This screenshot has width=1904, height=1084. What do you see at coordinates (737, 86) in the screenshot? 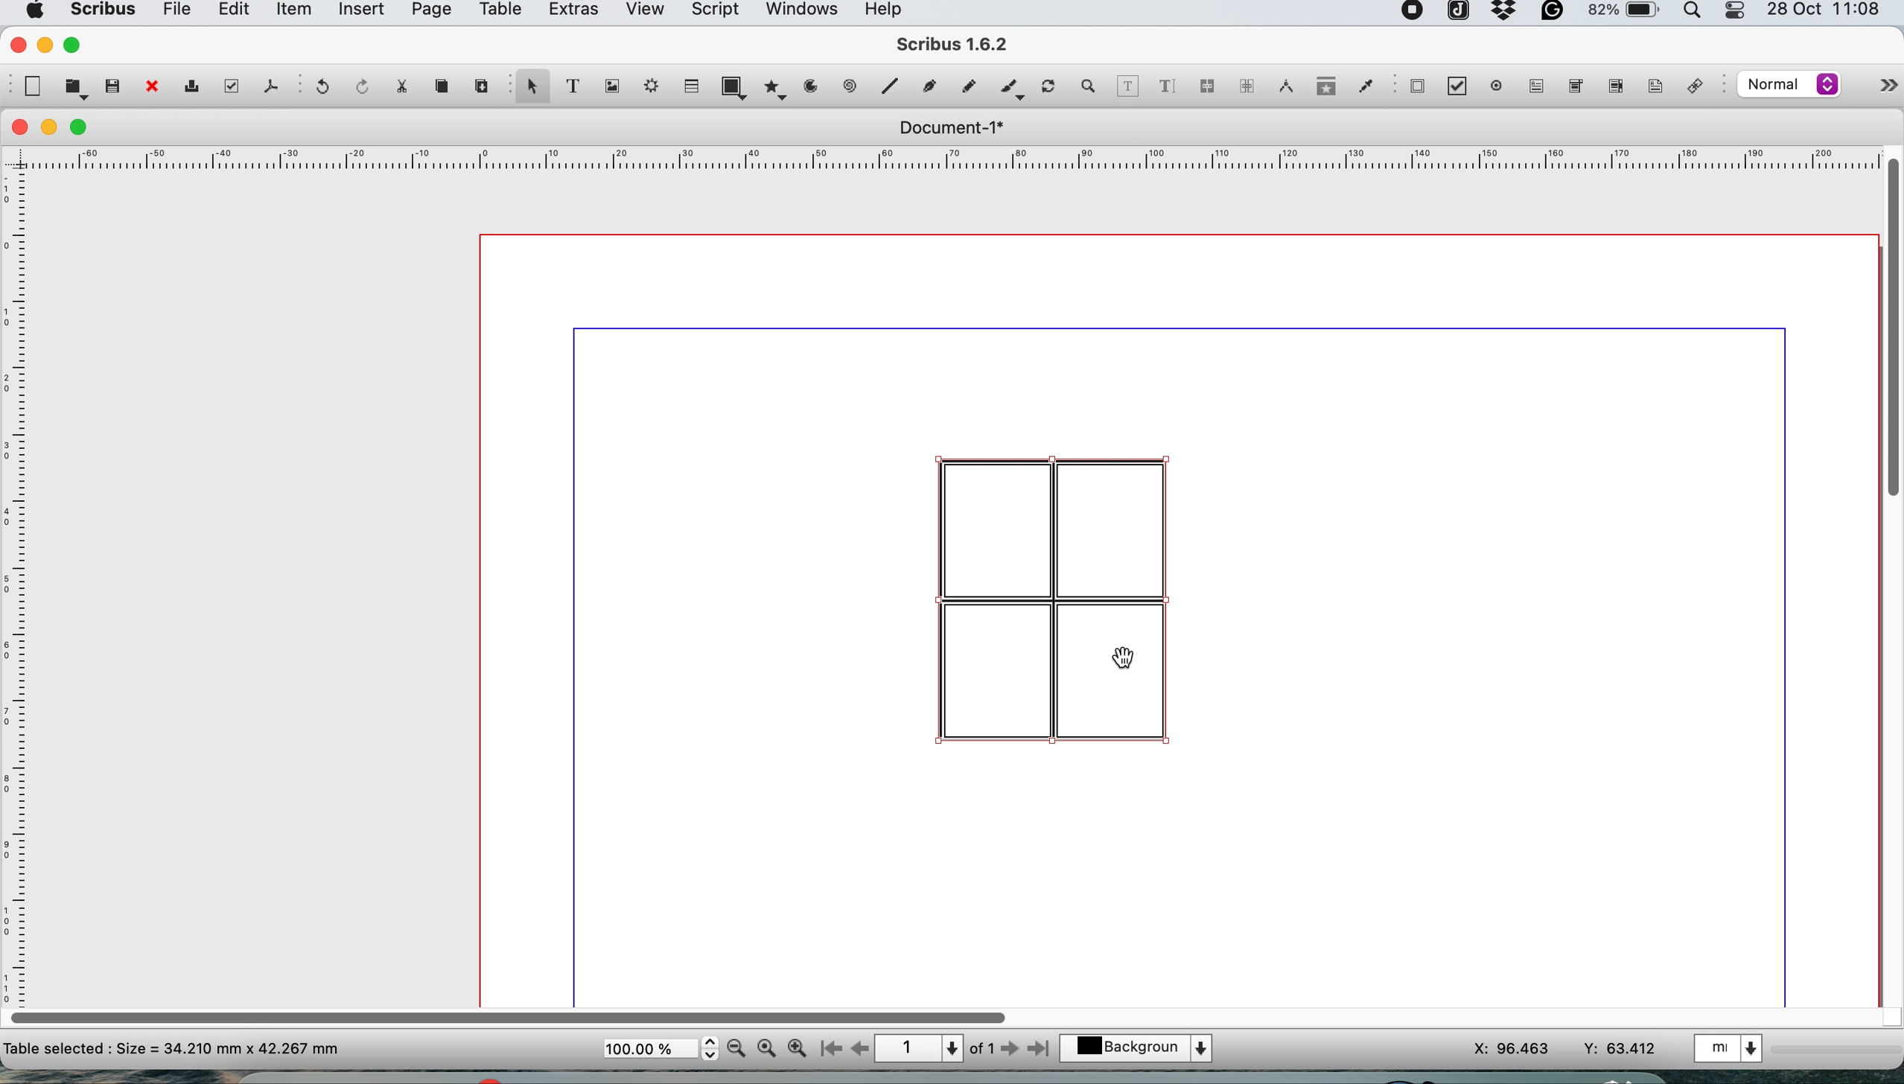
I see `shape` at bounding box center [737, 86].